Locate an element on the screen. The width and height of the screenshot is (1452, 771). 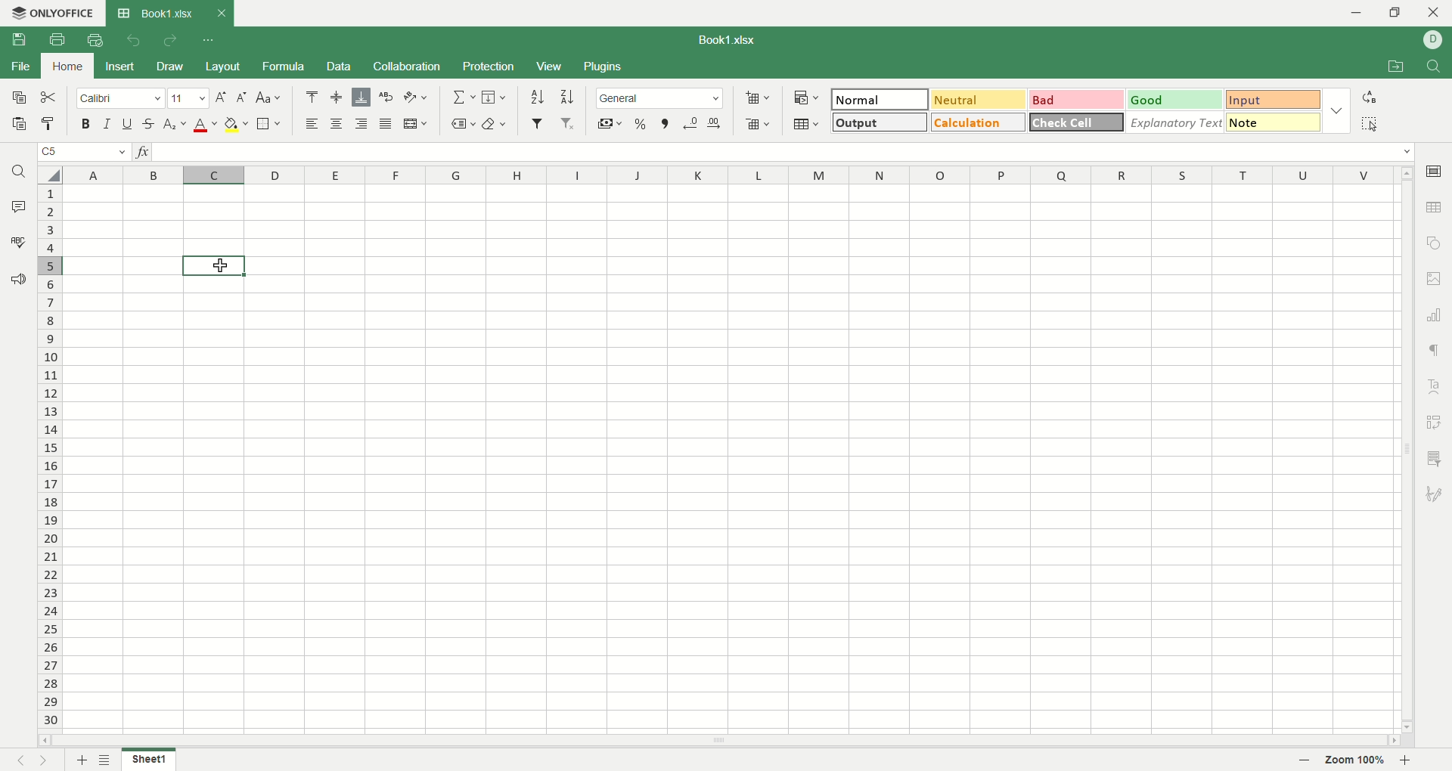
comma style is located at coordinates (665, 123).